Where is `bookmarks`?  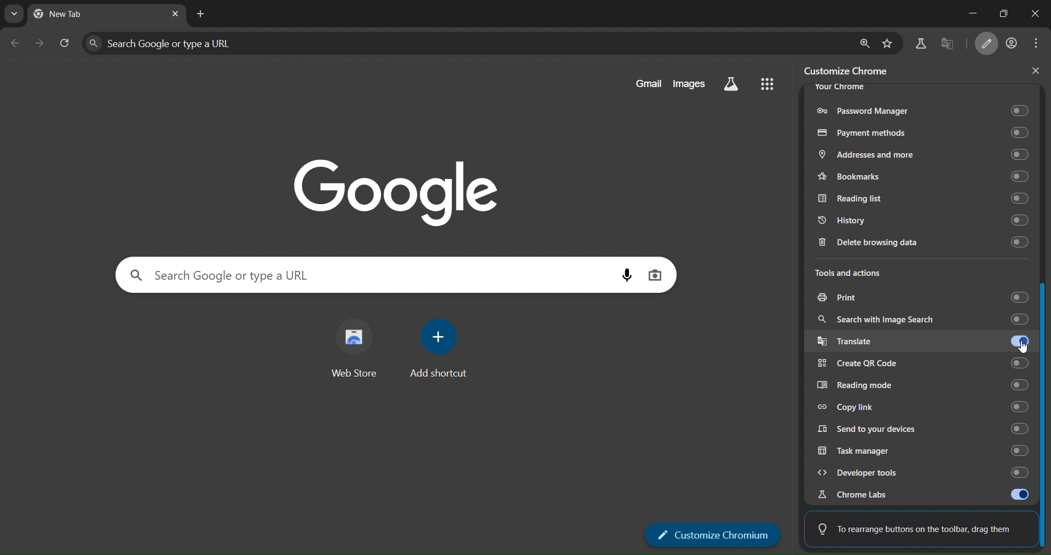 bookmarks is located at coordinates (922, 175).